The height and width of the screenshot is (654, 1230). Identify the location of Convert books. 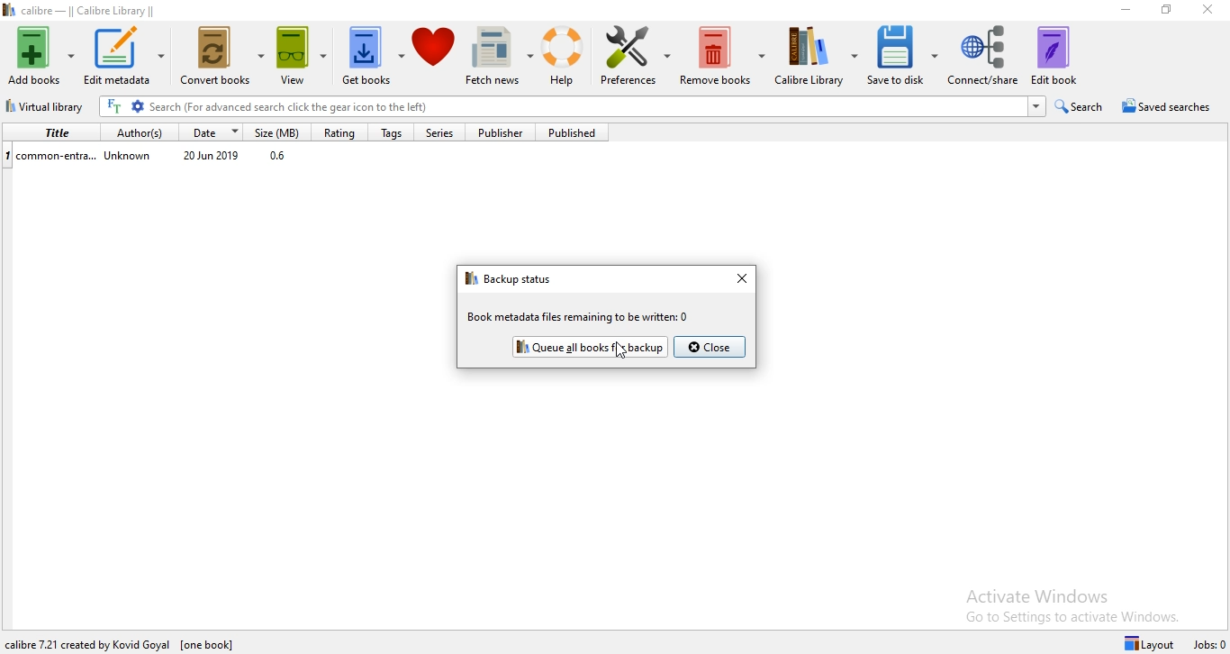
(223, 59).